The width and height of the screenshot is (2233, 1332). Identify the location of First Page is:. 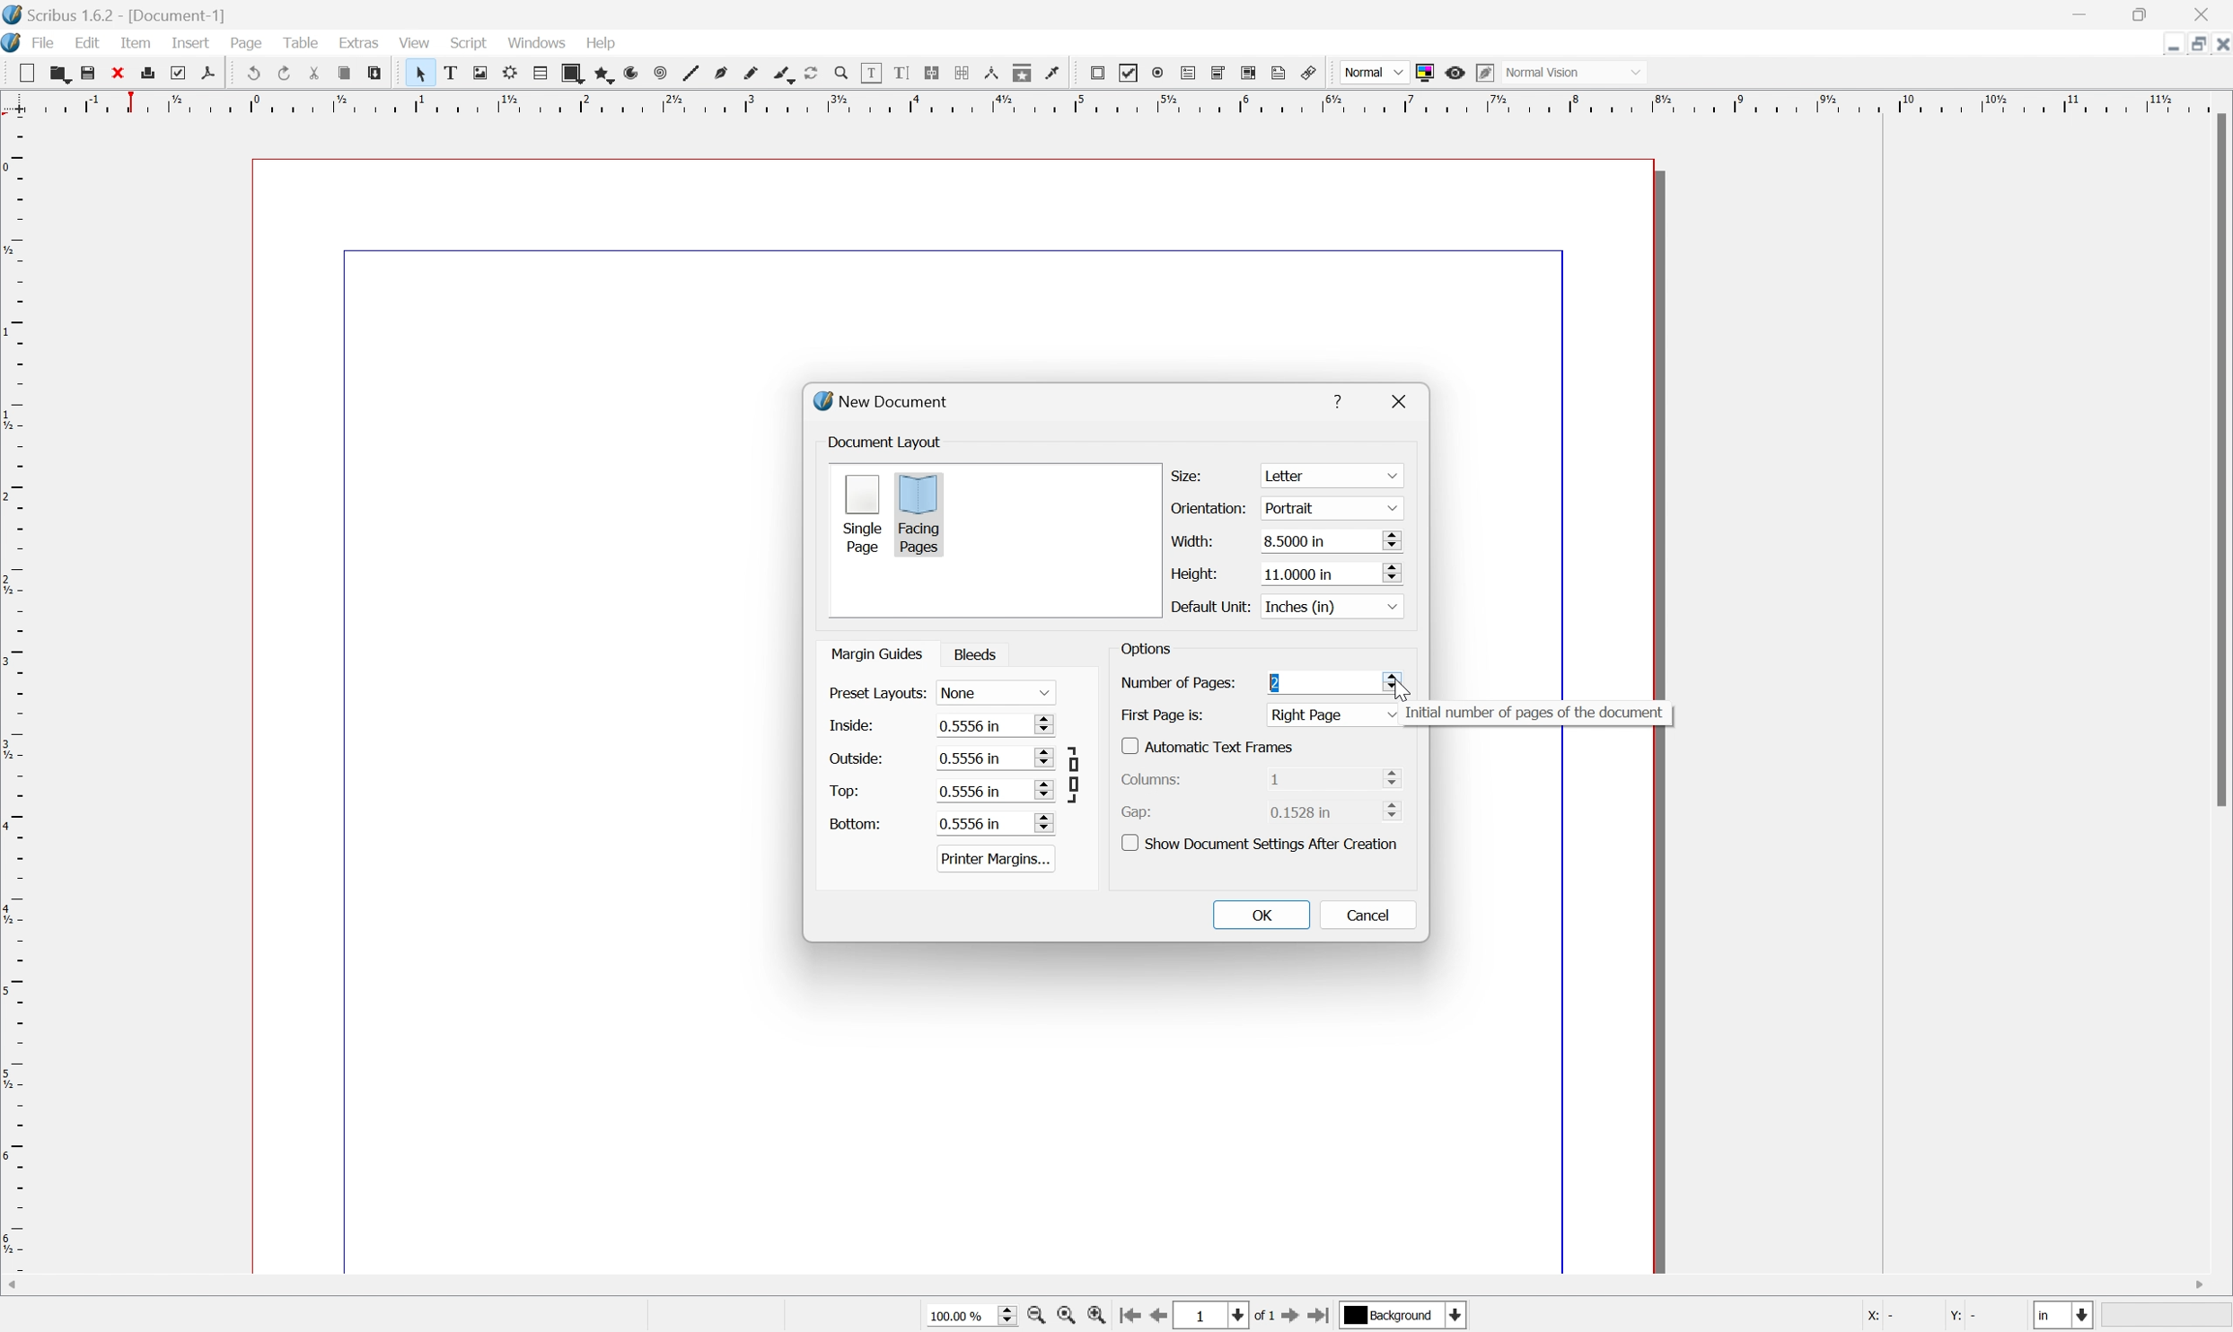
(1335, 714).